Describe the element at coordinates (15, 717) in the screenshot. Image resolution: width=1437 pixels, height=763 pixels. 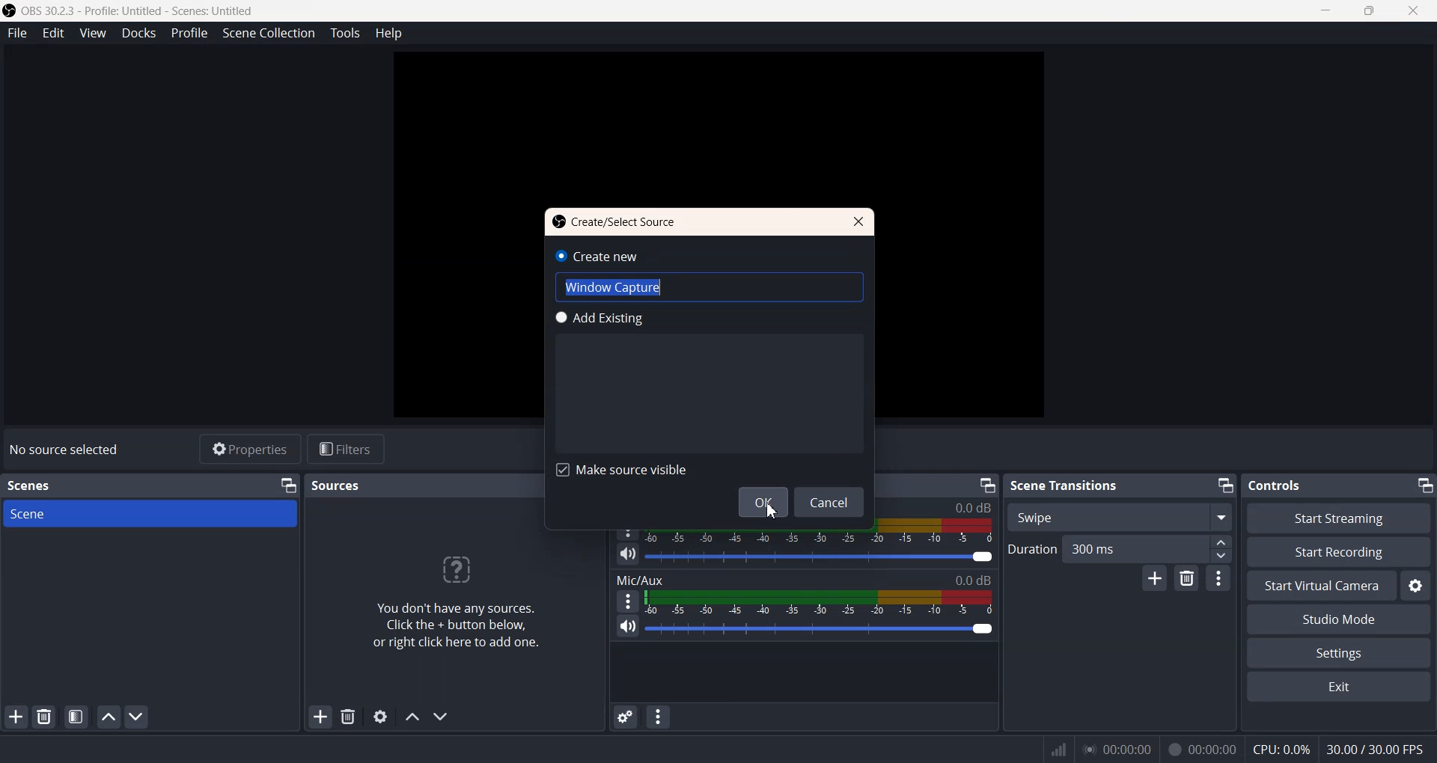
I see `Add Scene` at that location.